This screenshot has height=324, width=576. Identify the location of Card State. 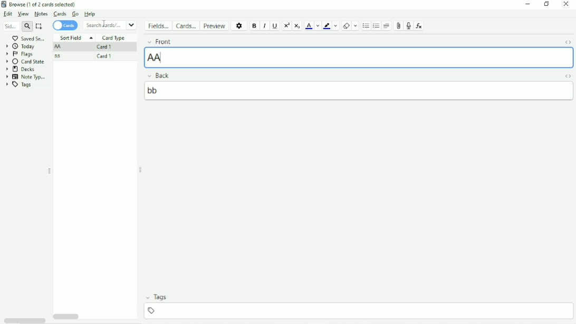
(26, 62).